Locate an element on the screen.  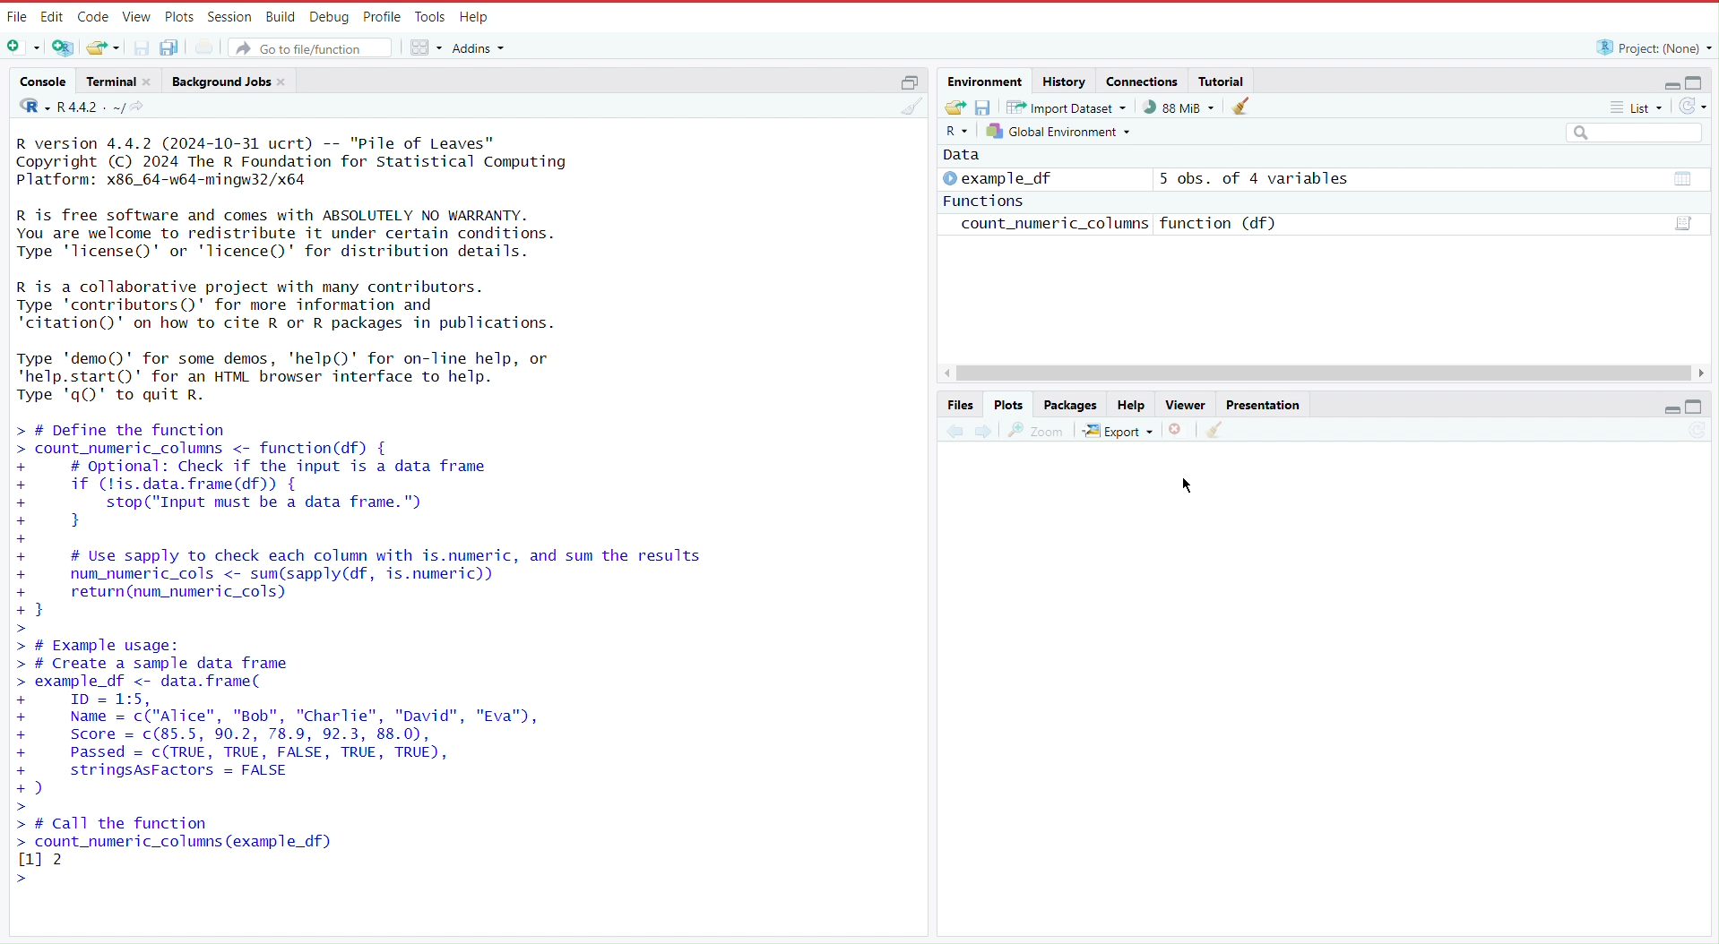
View is located at coordinates (134, 17).